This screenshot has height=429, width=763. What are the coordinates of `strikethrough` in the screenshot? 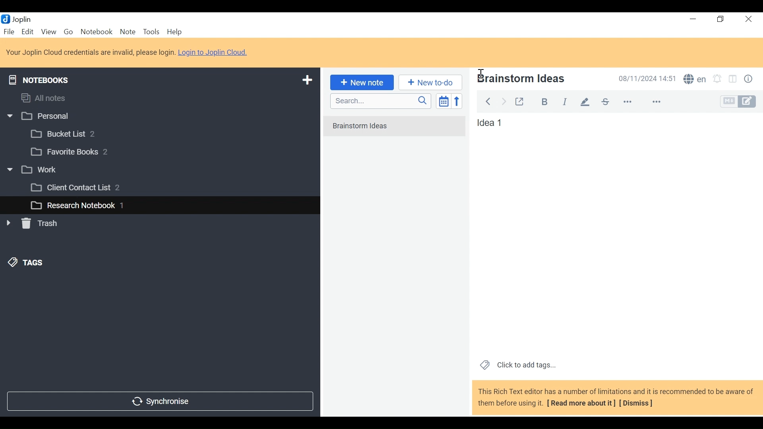 It's located at (605, 101).